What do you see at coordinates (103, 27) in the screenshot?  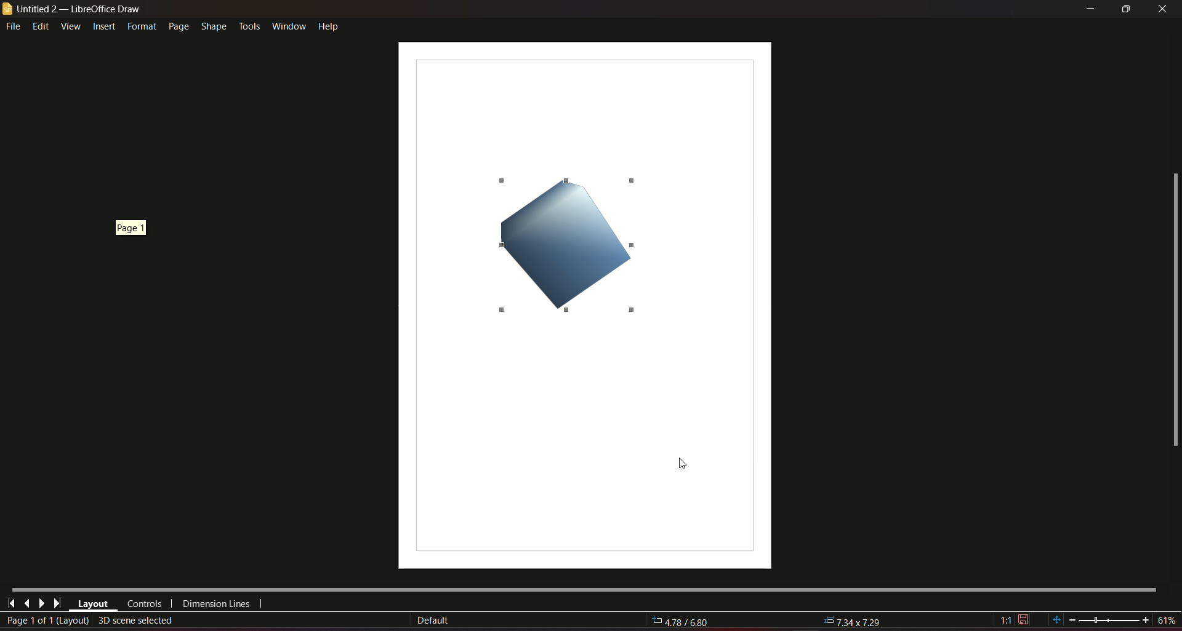 I see `insert` at bounding box center [103, 27].